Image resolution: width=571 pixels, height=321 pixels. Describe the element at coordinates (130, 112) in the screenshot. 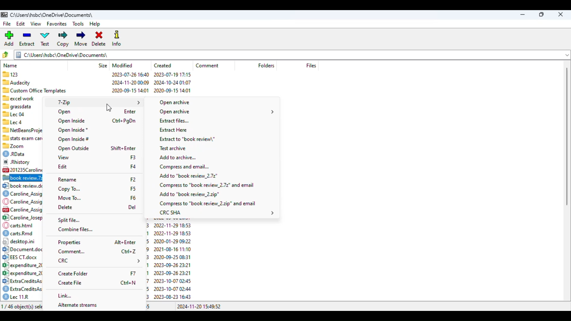

I see `shortcut for open` at that location.